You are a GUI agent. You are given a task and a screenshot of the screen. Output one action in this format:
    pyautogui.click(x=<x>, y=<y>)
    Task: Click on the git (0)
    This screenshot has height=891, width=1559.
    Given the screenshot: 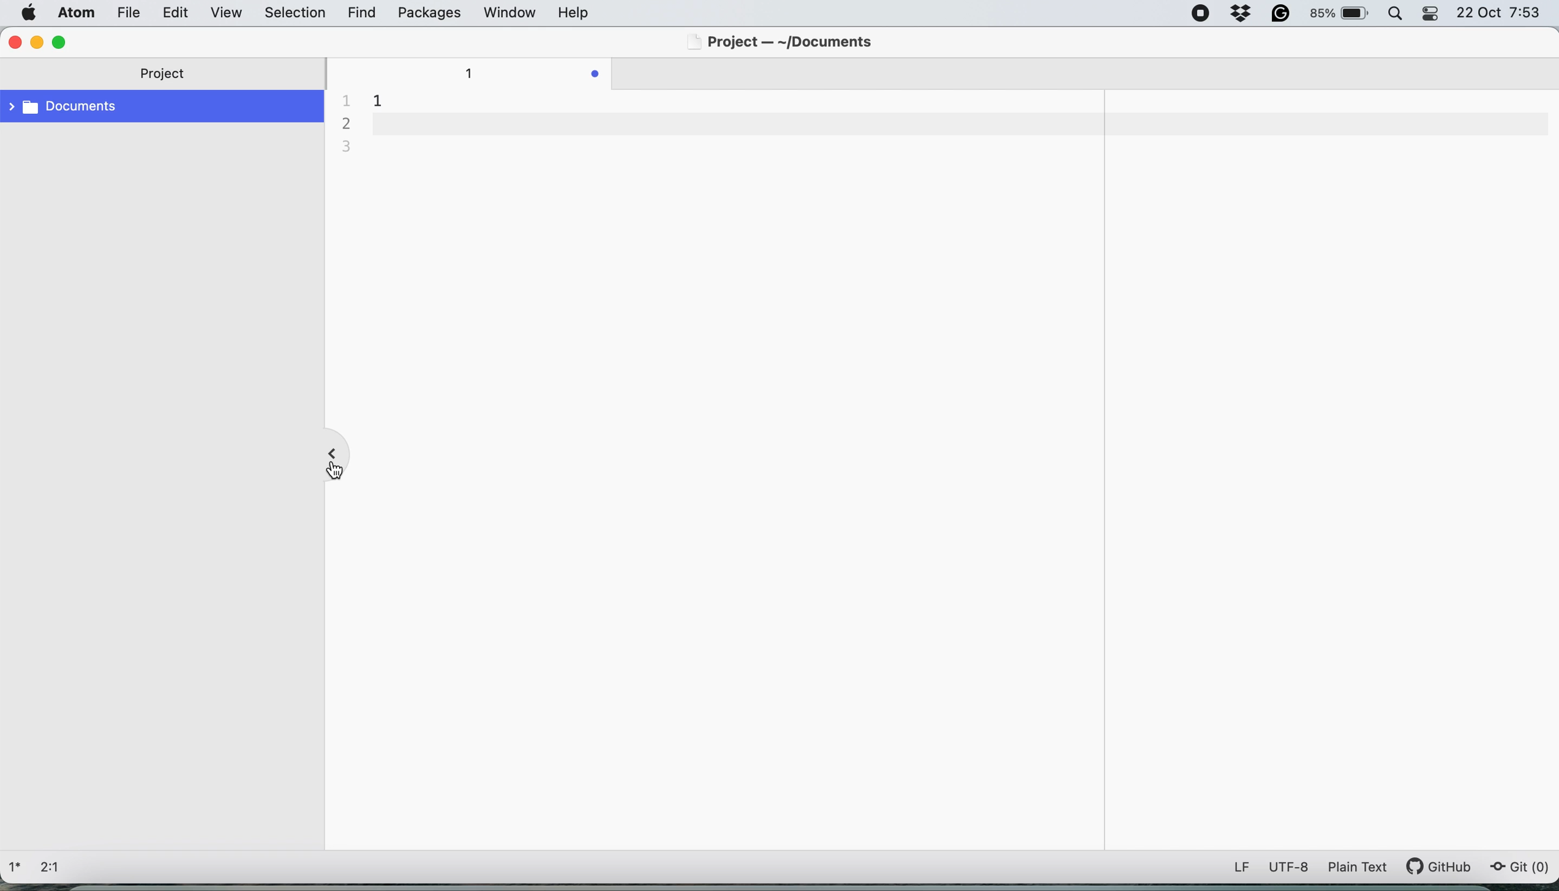 What is the action you would take?
    pyautogui.click(x=1520, y=868)
    